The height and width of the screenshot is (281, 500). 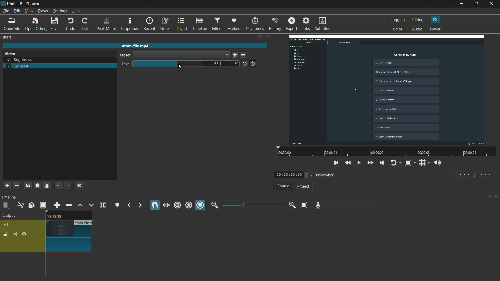 I want to click on video time, so click(x=385, y=152).